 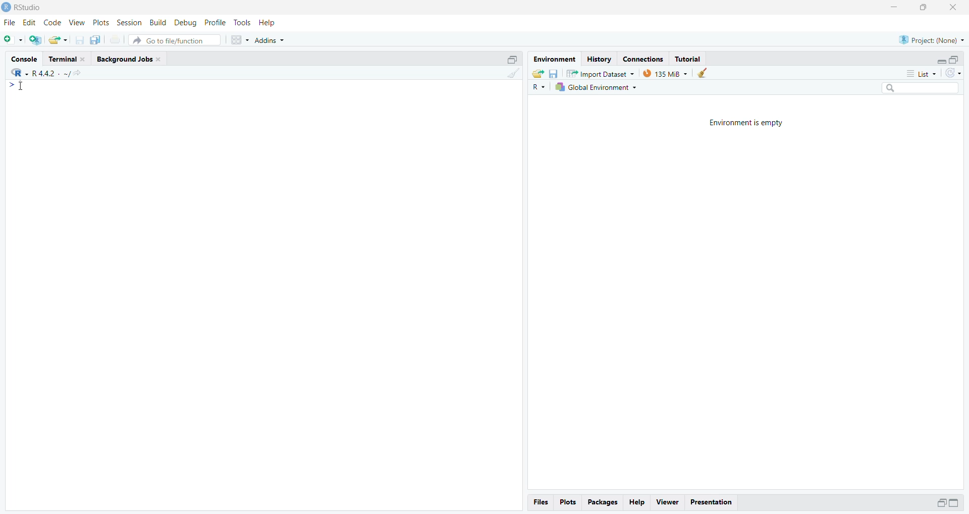 What do you see at coordinates (47, 72) in the screenshot?
I see `R.4.4.2~/` at bounding box center [47, 72].